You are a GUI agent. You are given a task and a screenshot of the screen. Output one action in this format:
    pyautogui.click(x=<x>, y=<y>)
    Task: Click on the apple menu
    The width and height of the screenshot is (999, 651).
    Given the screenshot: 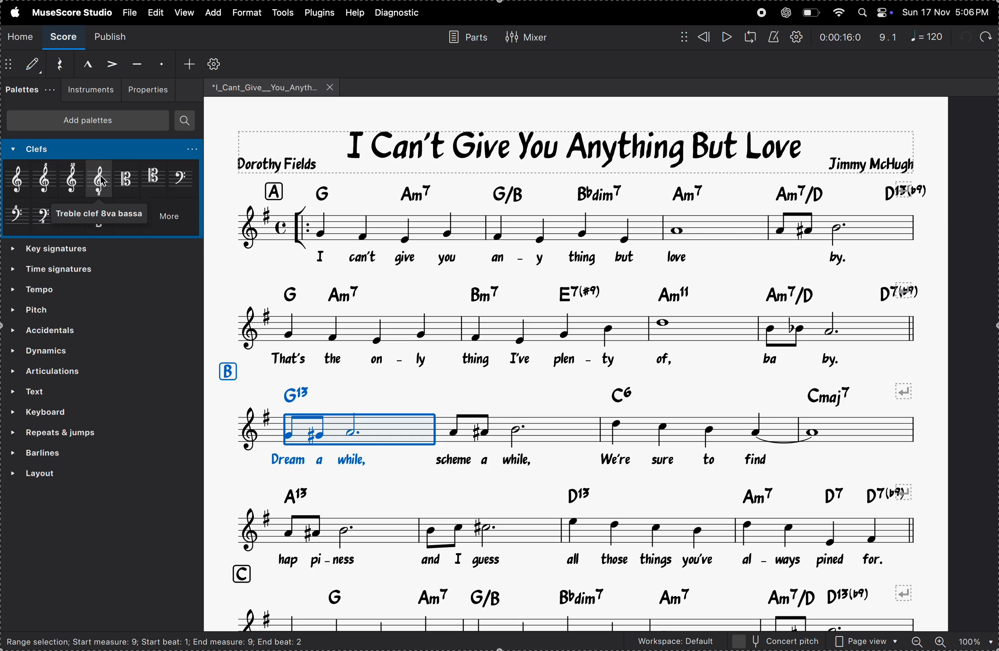 What is the action you would take?
    pyautogui.click(x=12, y=12)
    